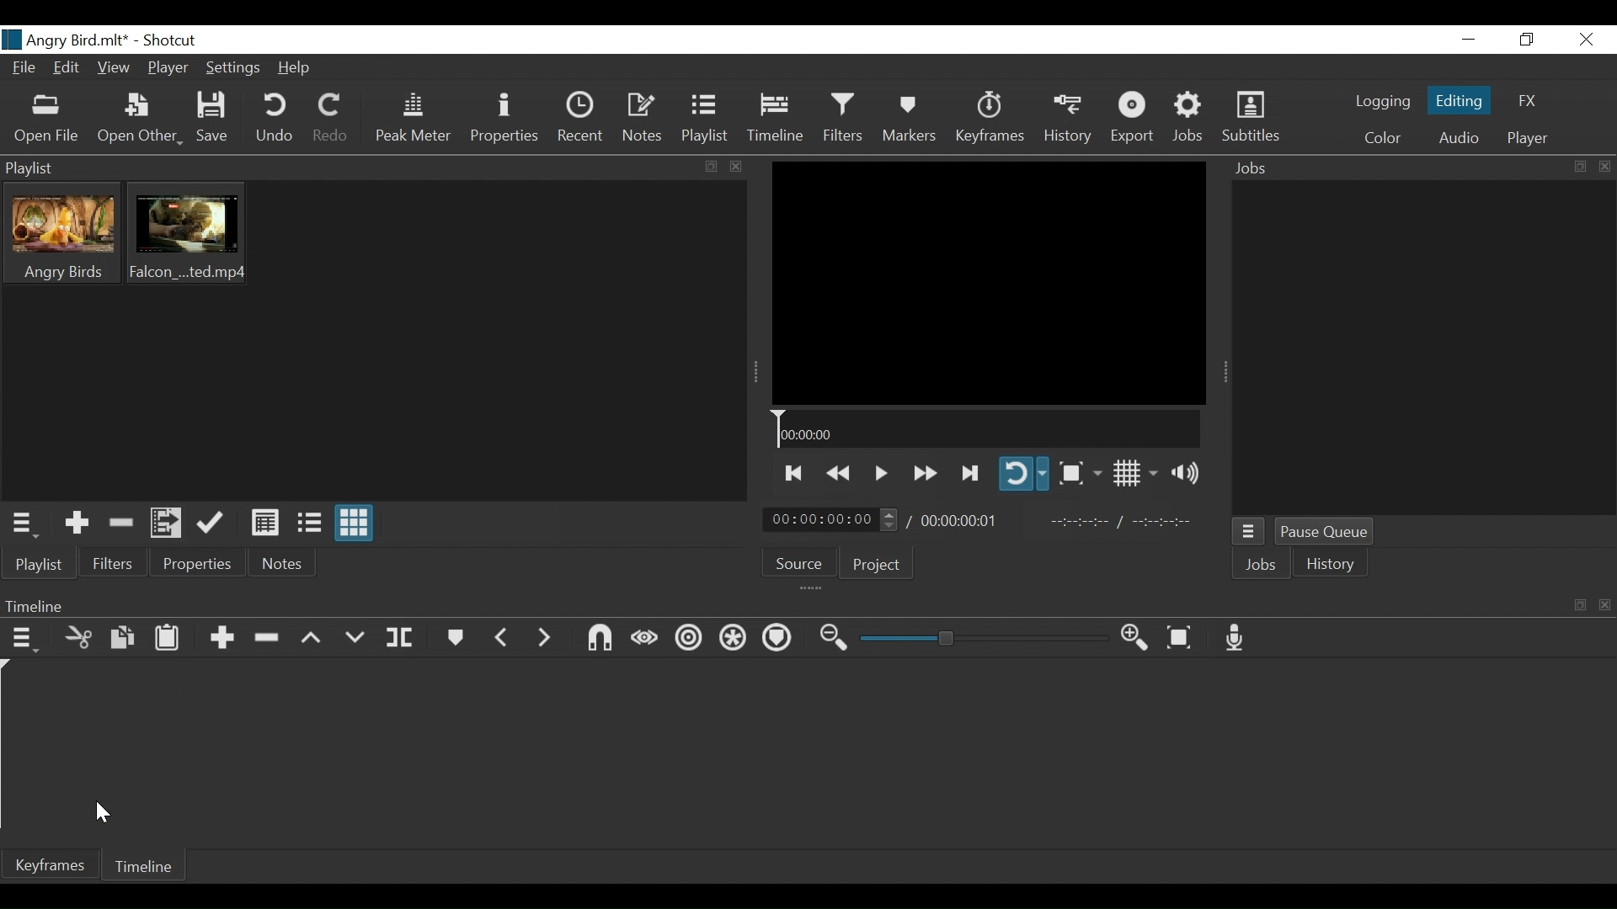 This screenshot has height=909, width=1617. What do you see at coordinates (1332, 563) in the screenshot?
I see `istory` at bounding box center [1332, 563].